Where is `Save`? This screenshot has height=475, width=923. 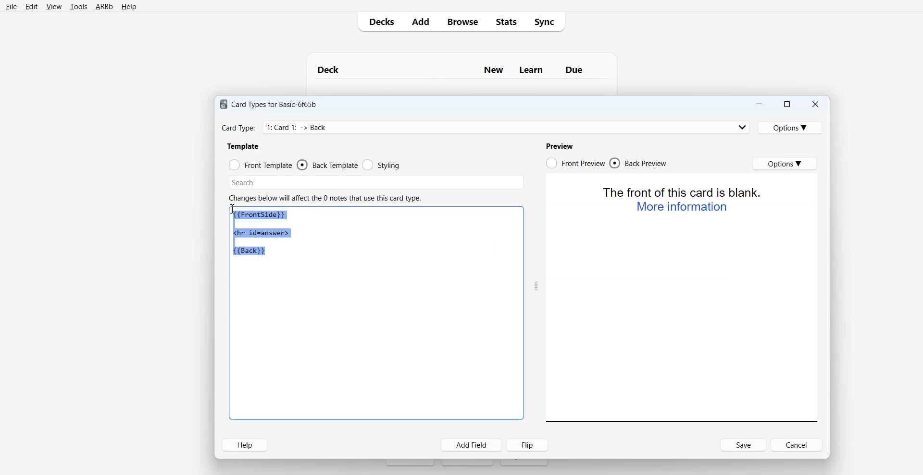 Save is located at coordinates (743, 445).